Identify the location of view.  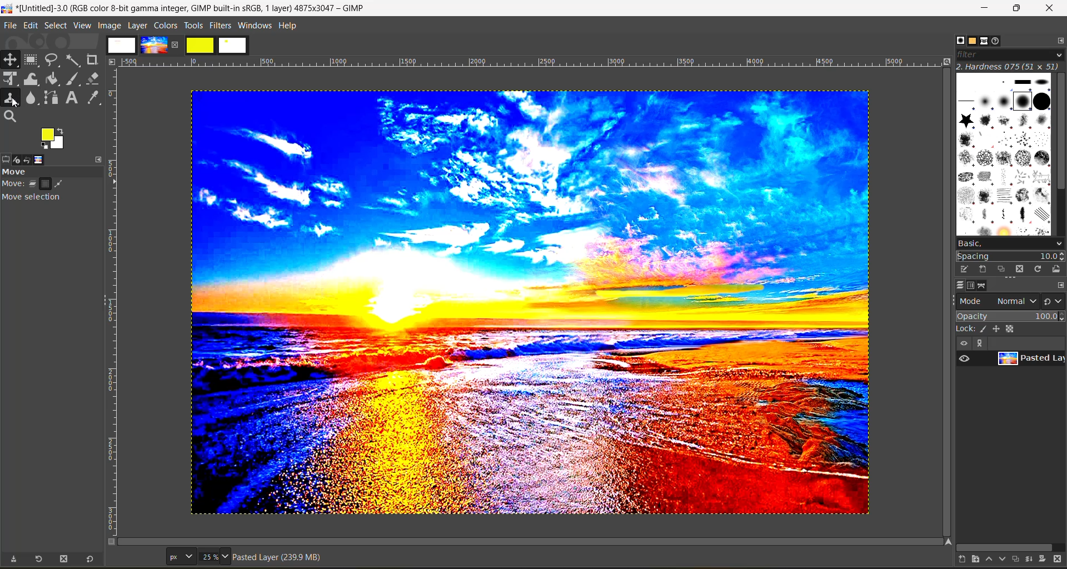
(82, 26).